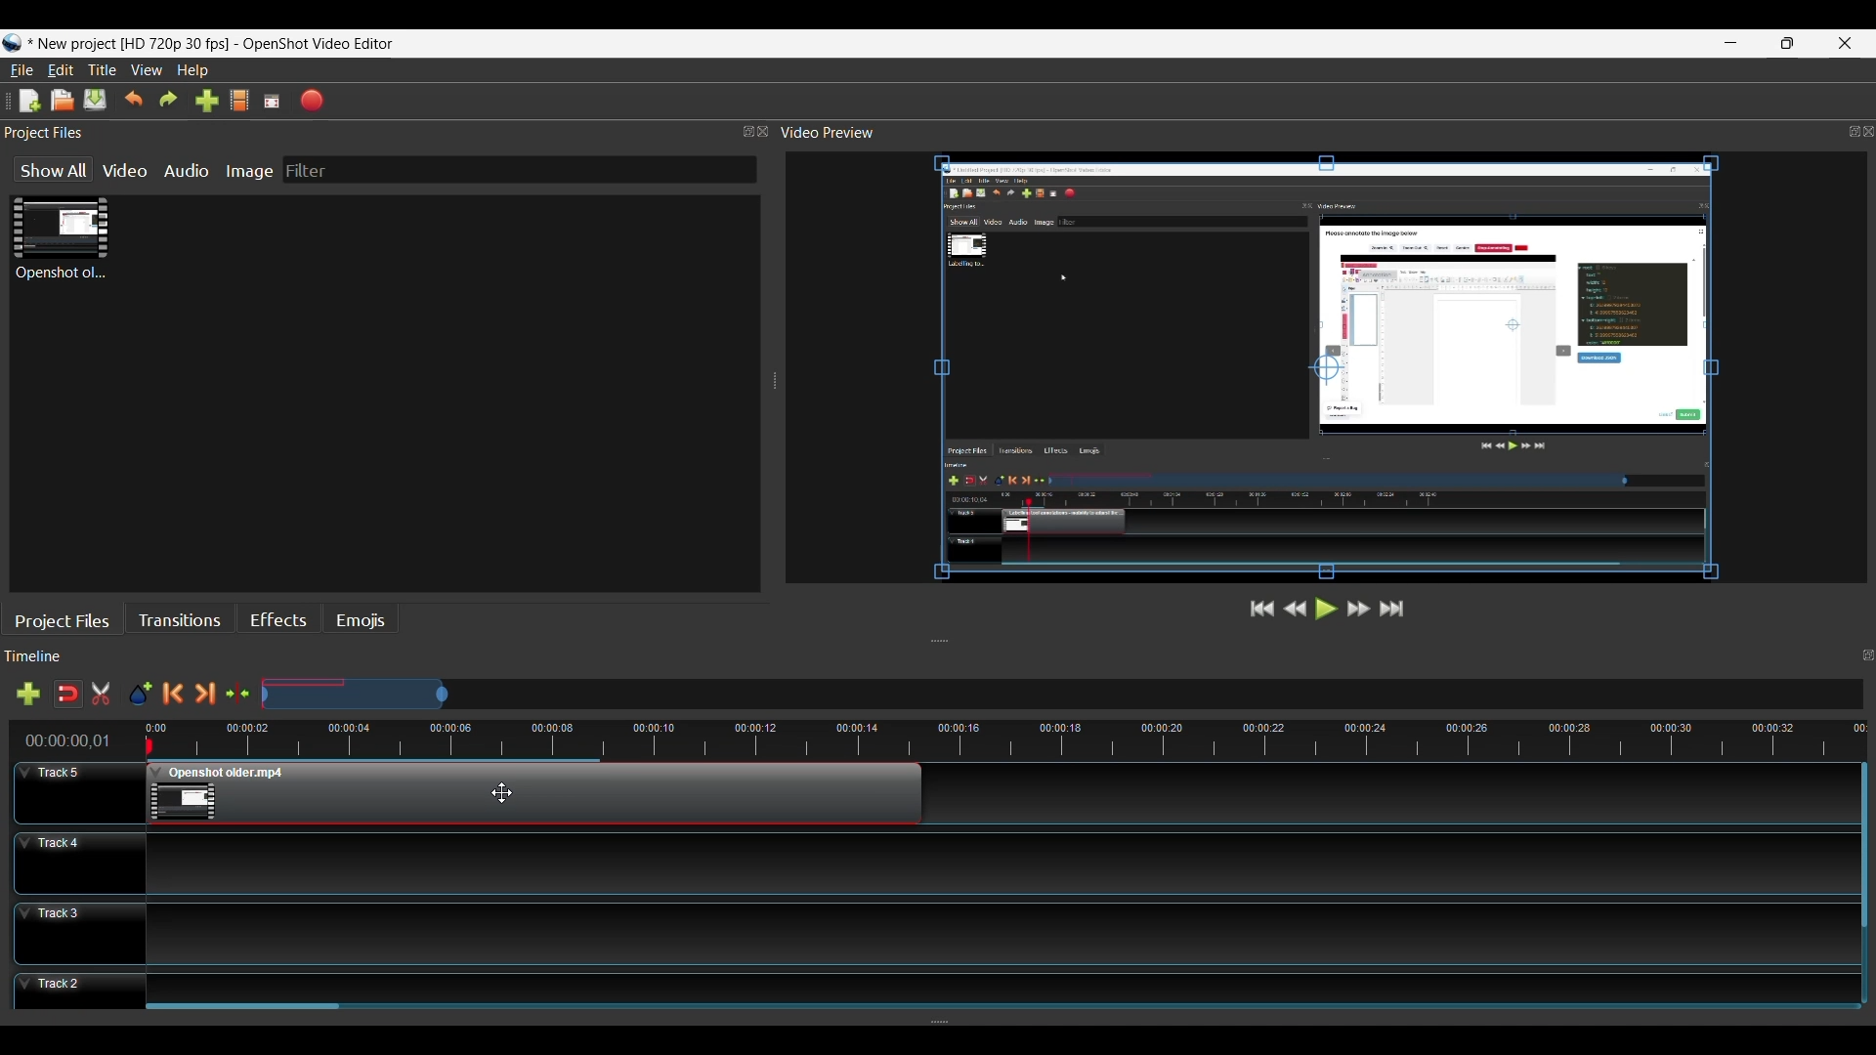 The image size is (1876, 1055). What do you see at coordinates (67, 695) in the screenshot?
I see `Snap` at bounding box center [67, 695].